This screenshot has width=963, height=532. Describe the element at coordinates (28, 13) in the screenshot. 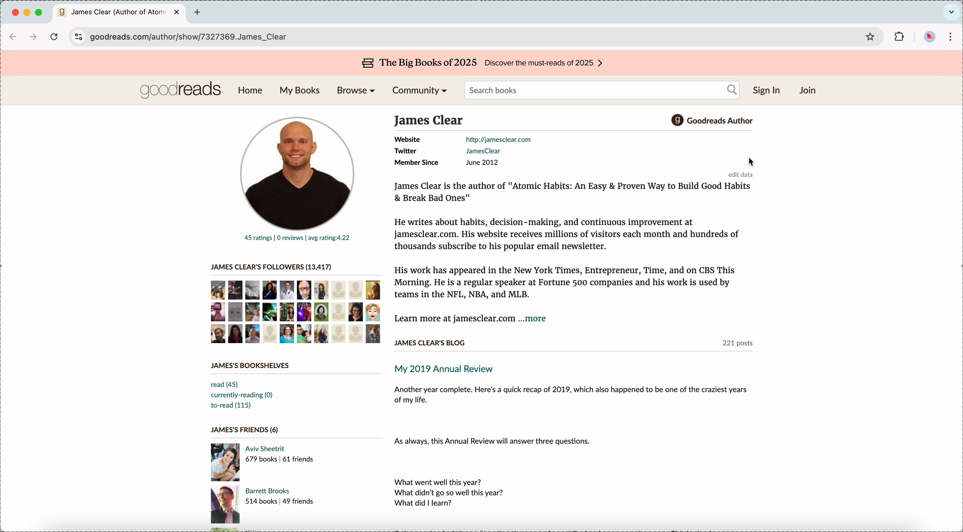

I see `minimize Chrome` at that location.